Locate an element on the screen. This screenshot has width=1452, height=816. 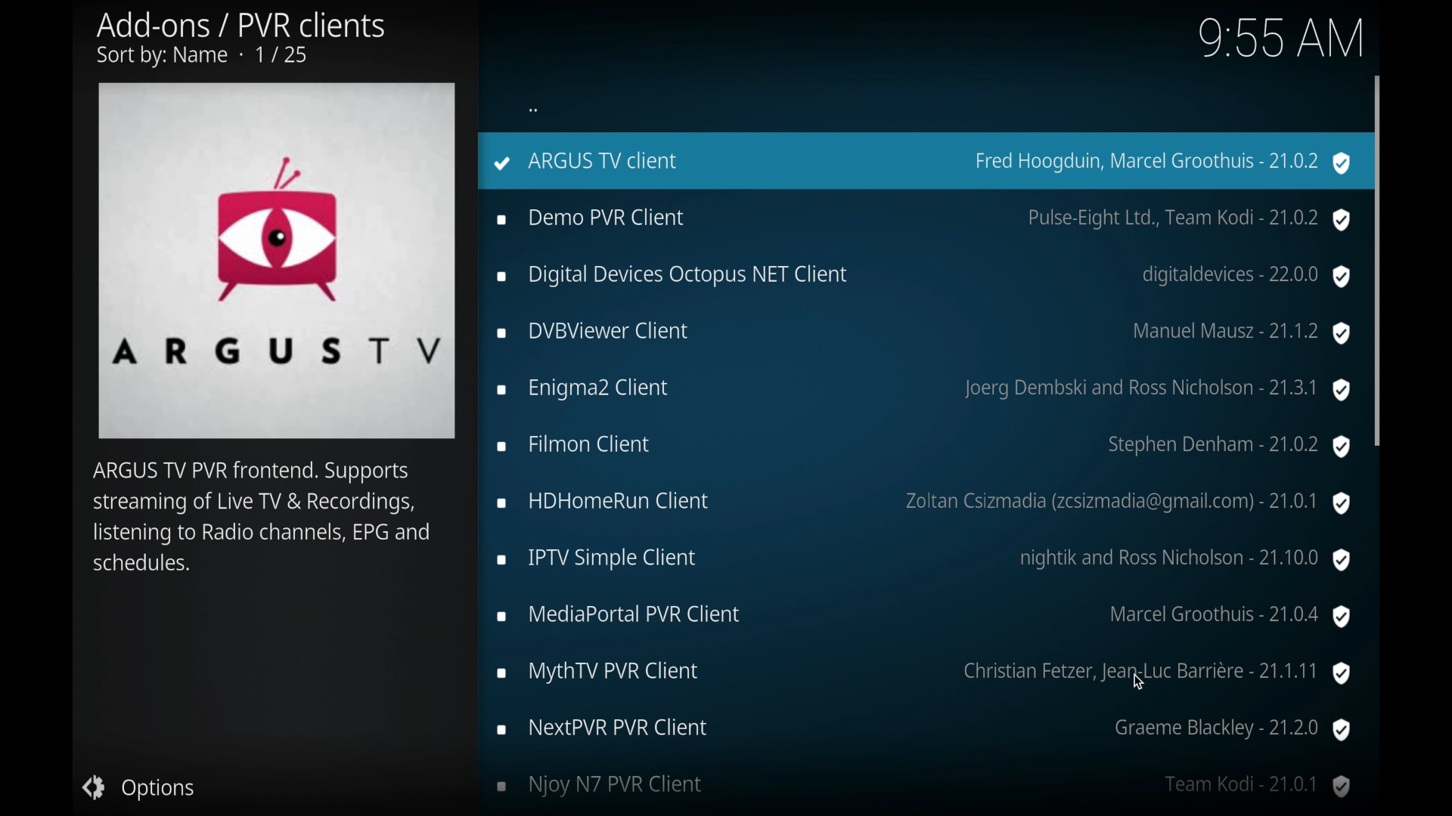
argus tv icon is located at coordinates (277, 261).